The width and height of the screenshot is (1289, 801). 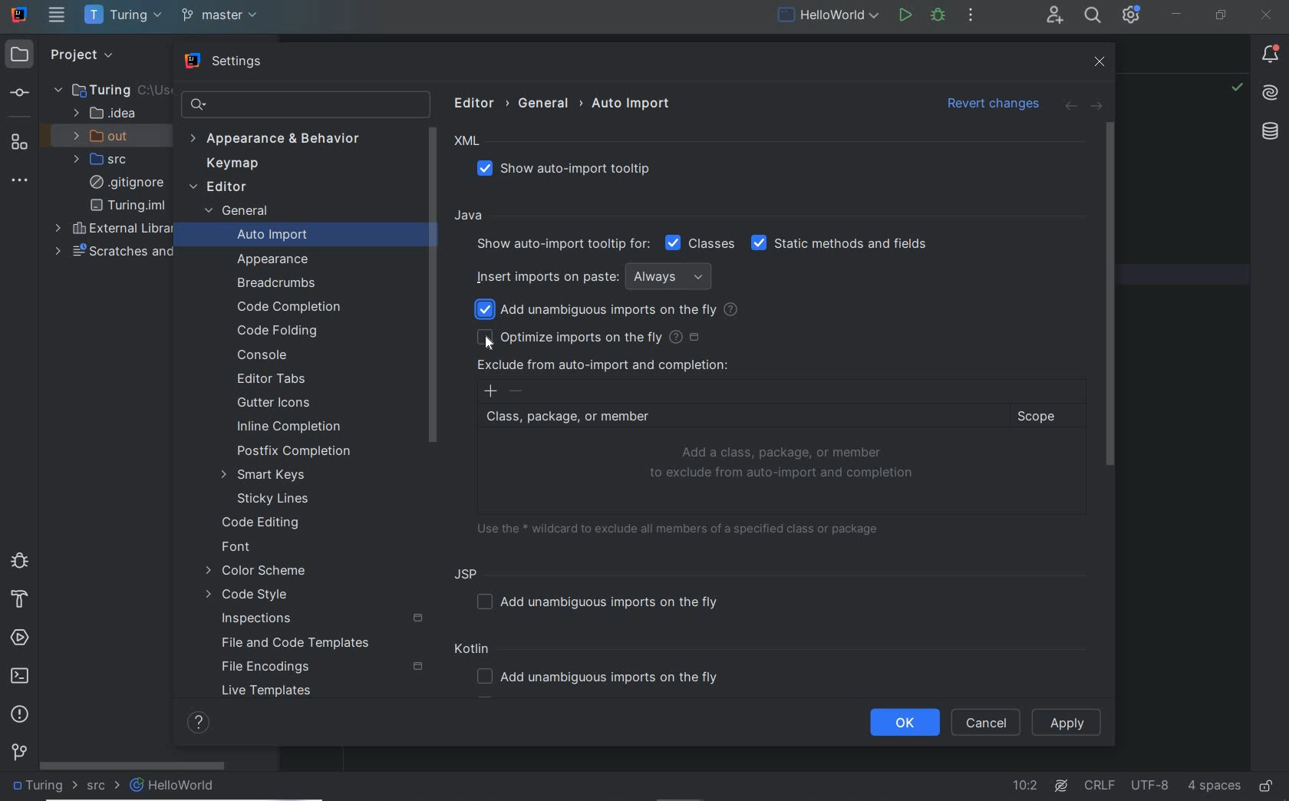 What do you see at coordinates (21, 638) in the screenshot?
I see `services` at bounding box center [21, 638].